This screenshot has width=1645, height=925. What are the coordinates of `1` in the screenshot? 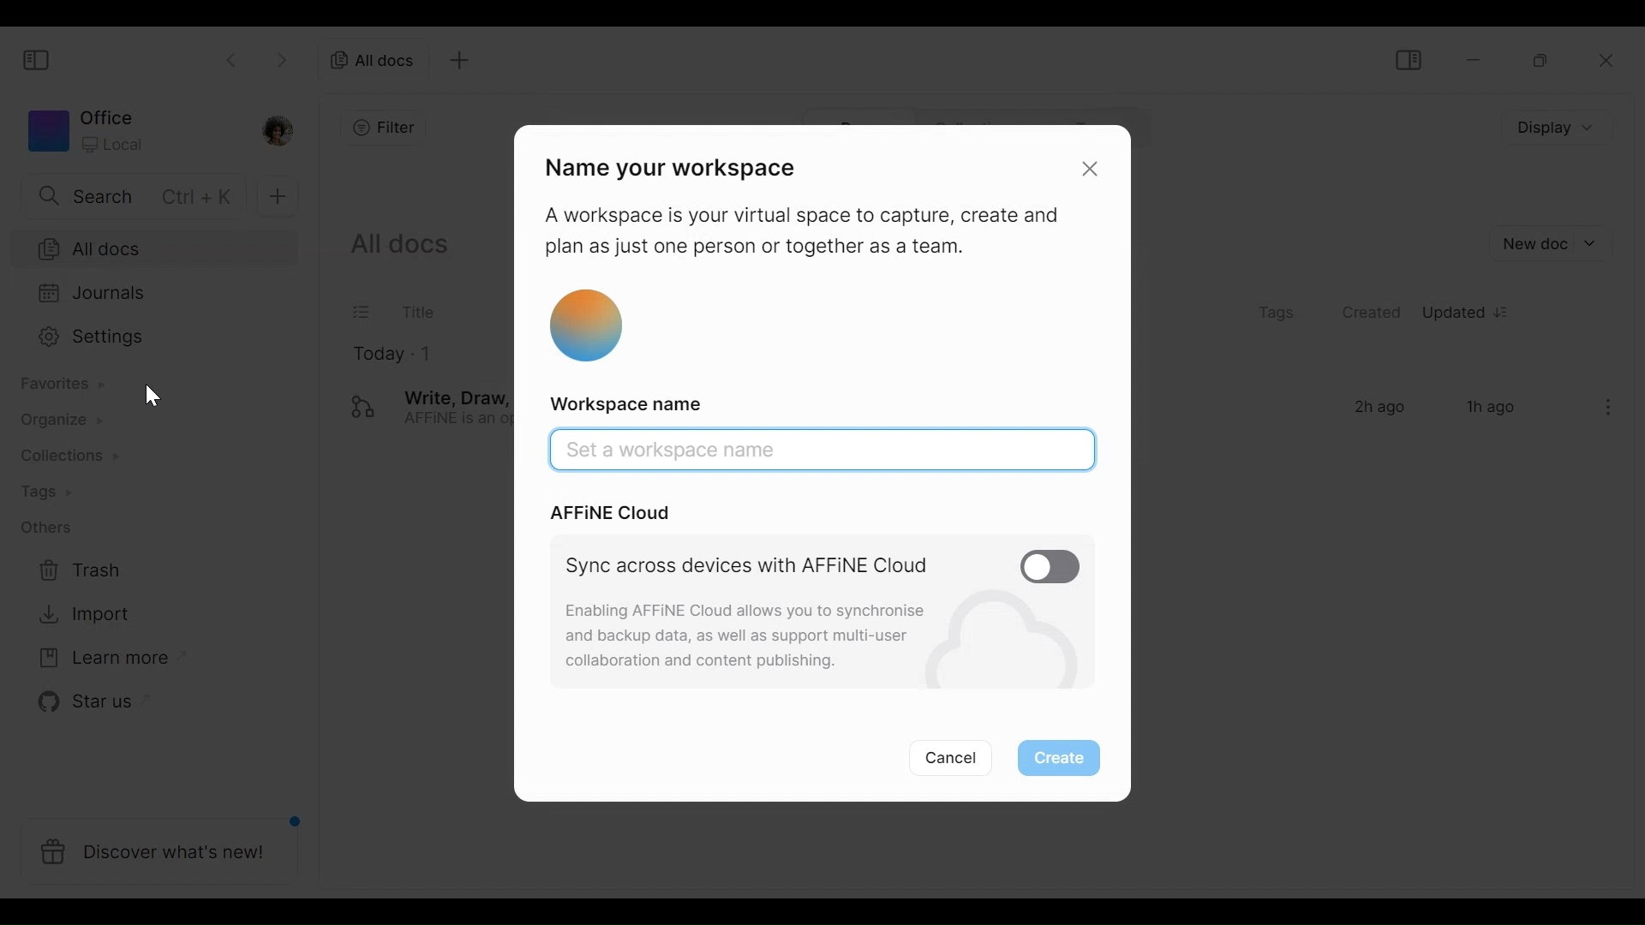 It's located at (429, 355).